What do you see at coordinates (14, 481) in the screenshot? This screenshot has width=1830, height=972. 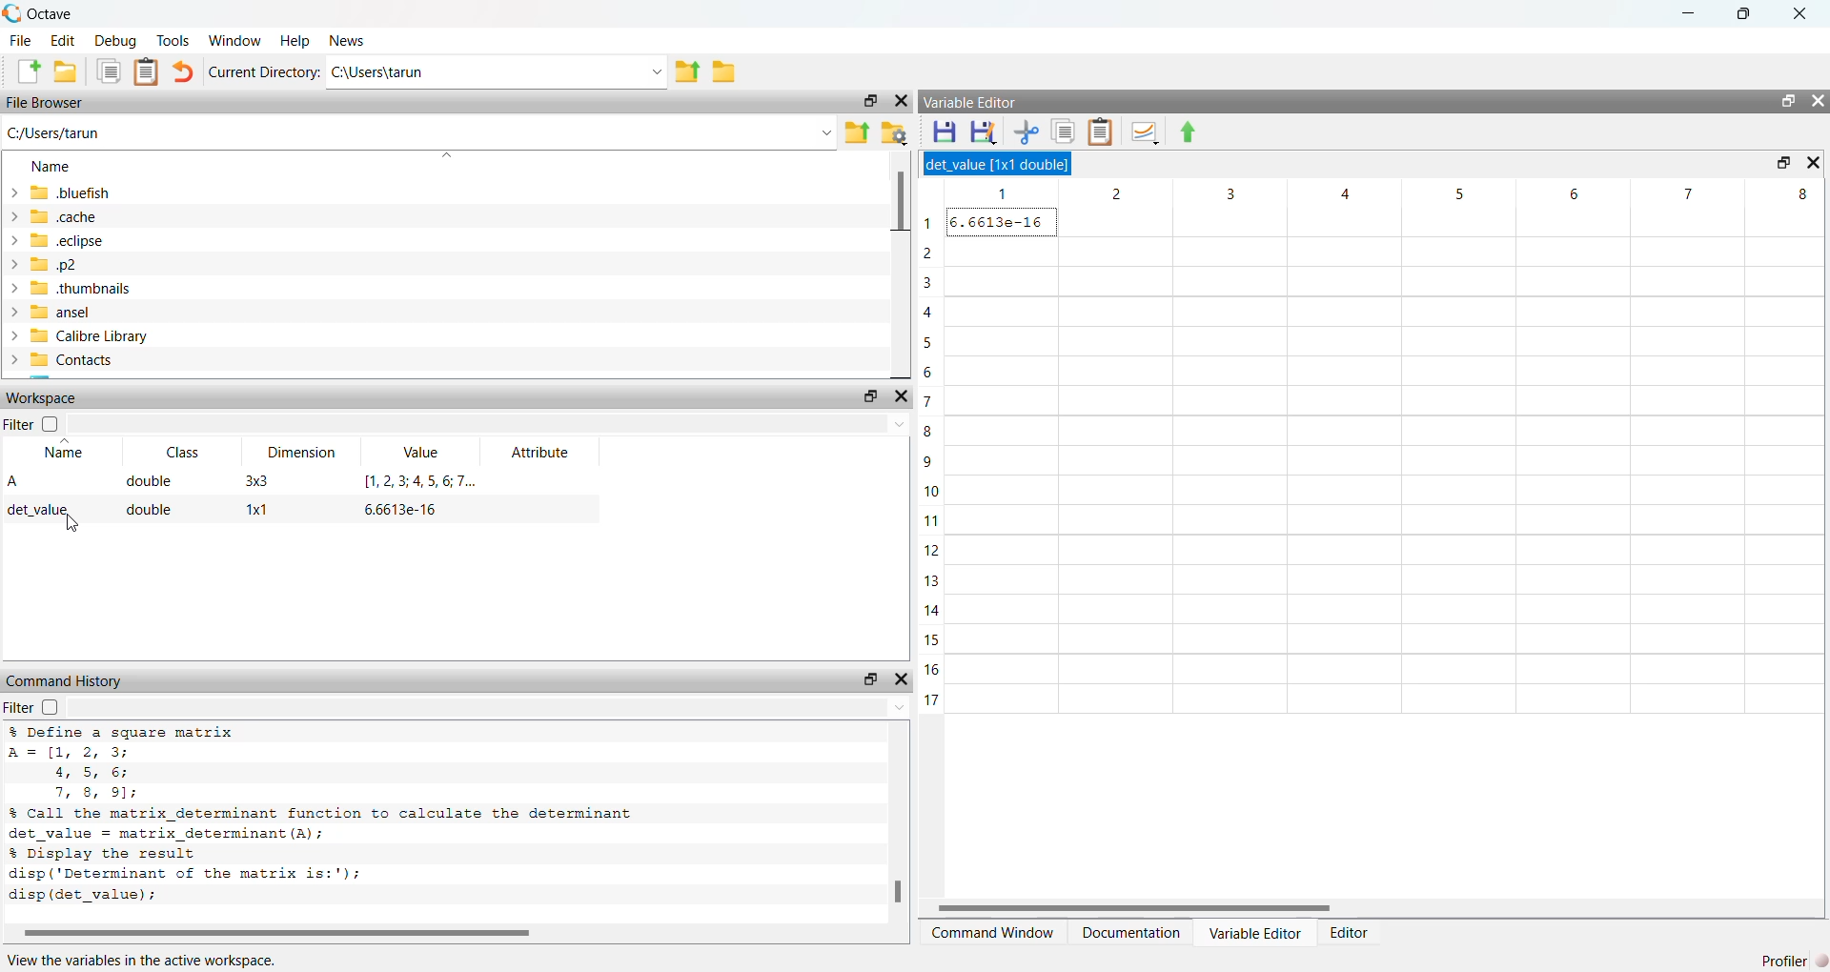 I see `A` at bounding box center [14, 481].